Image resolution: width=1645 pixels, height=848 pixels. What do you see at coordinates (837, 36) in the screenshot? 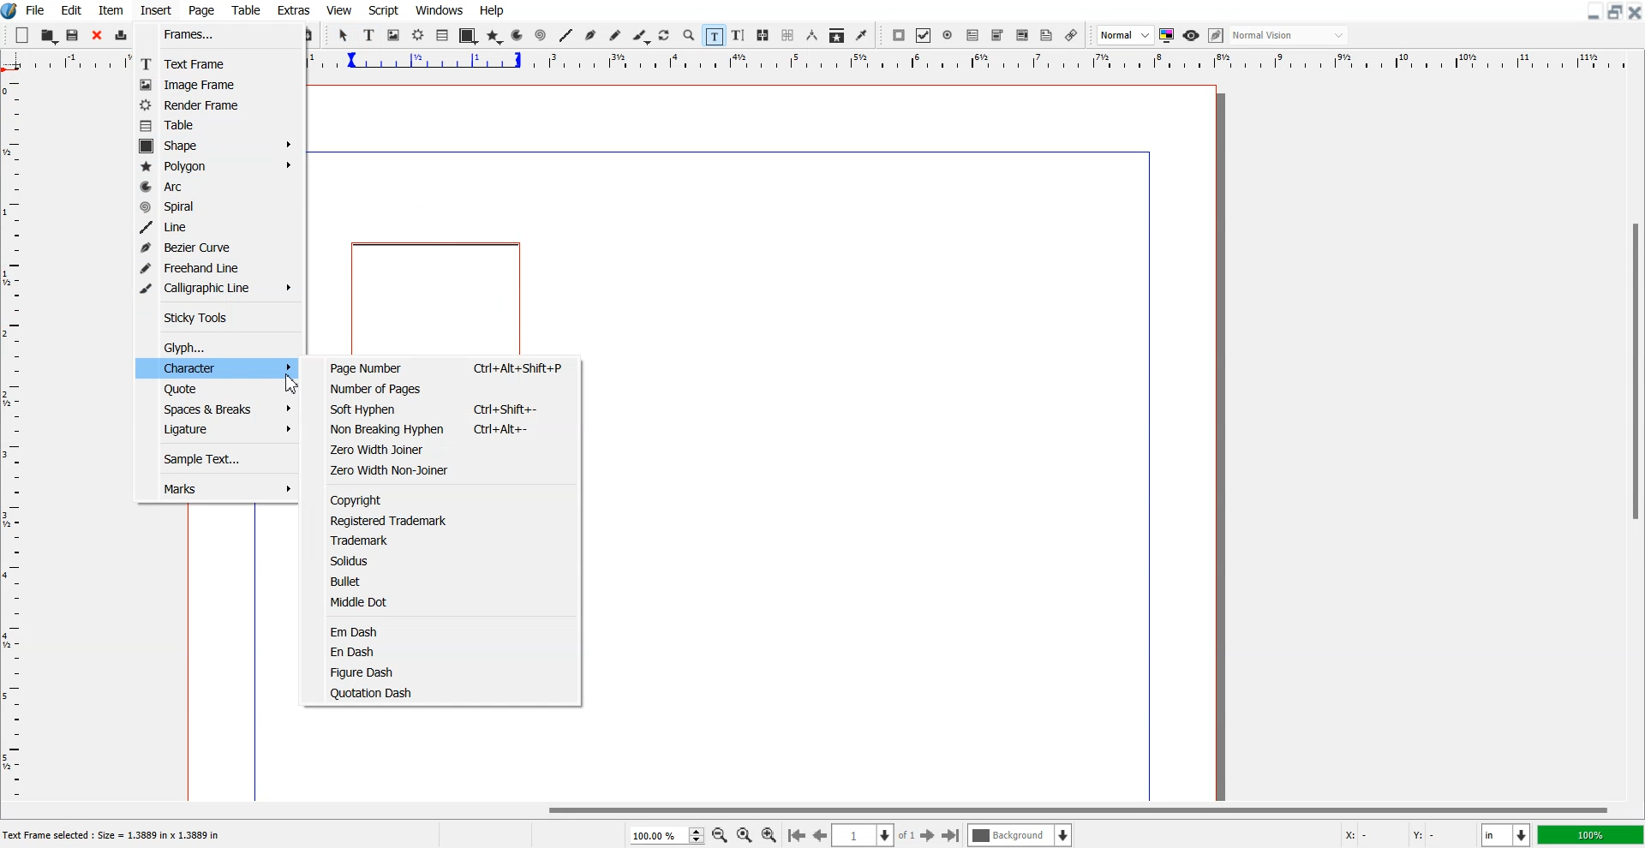
I see `Copy item properties` at bounding box center [837, 36].